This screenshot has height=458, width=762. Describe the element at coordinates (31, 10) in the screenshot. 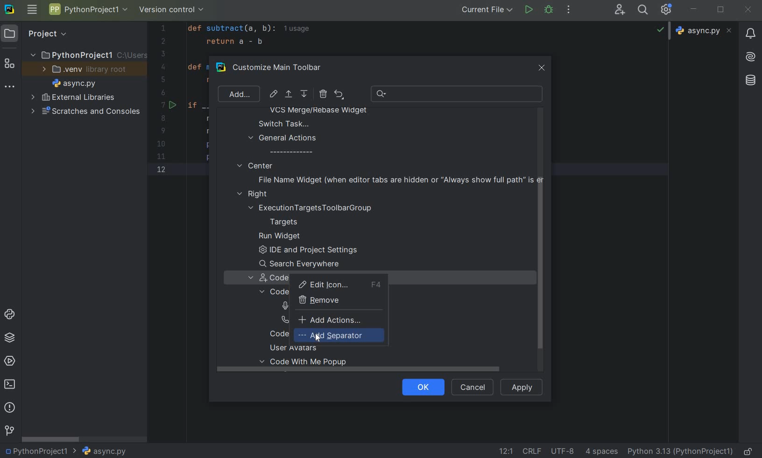

I see `MAIN MENU` at that location.